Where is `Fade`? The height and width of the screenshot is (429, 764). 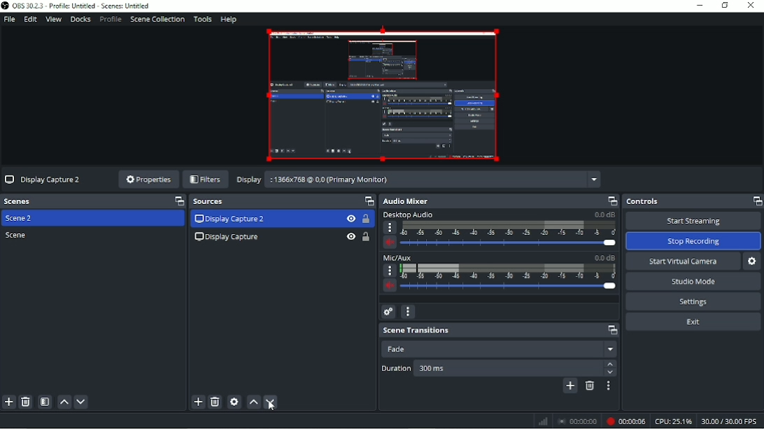
Fade is located at coordinates (500, 349).